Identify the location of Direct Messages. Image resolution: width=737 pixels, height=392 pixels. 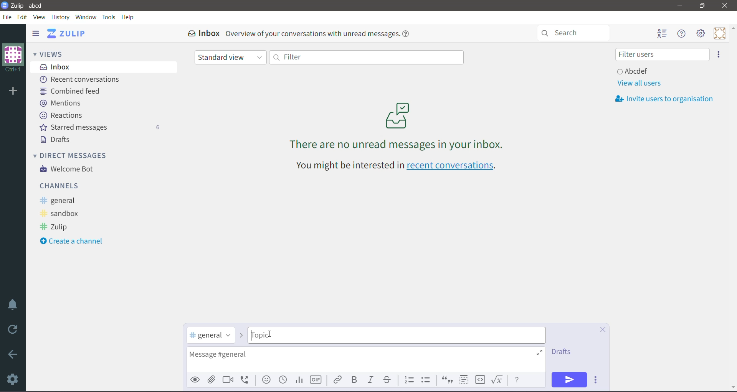
(75, 155).